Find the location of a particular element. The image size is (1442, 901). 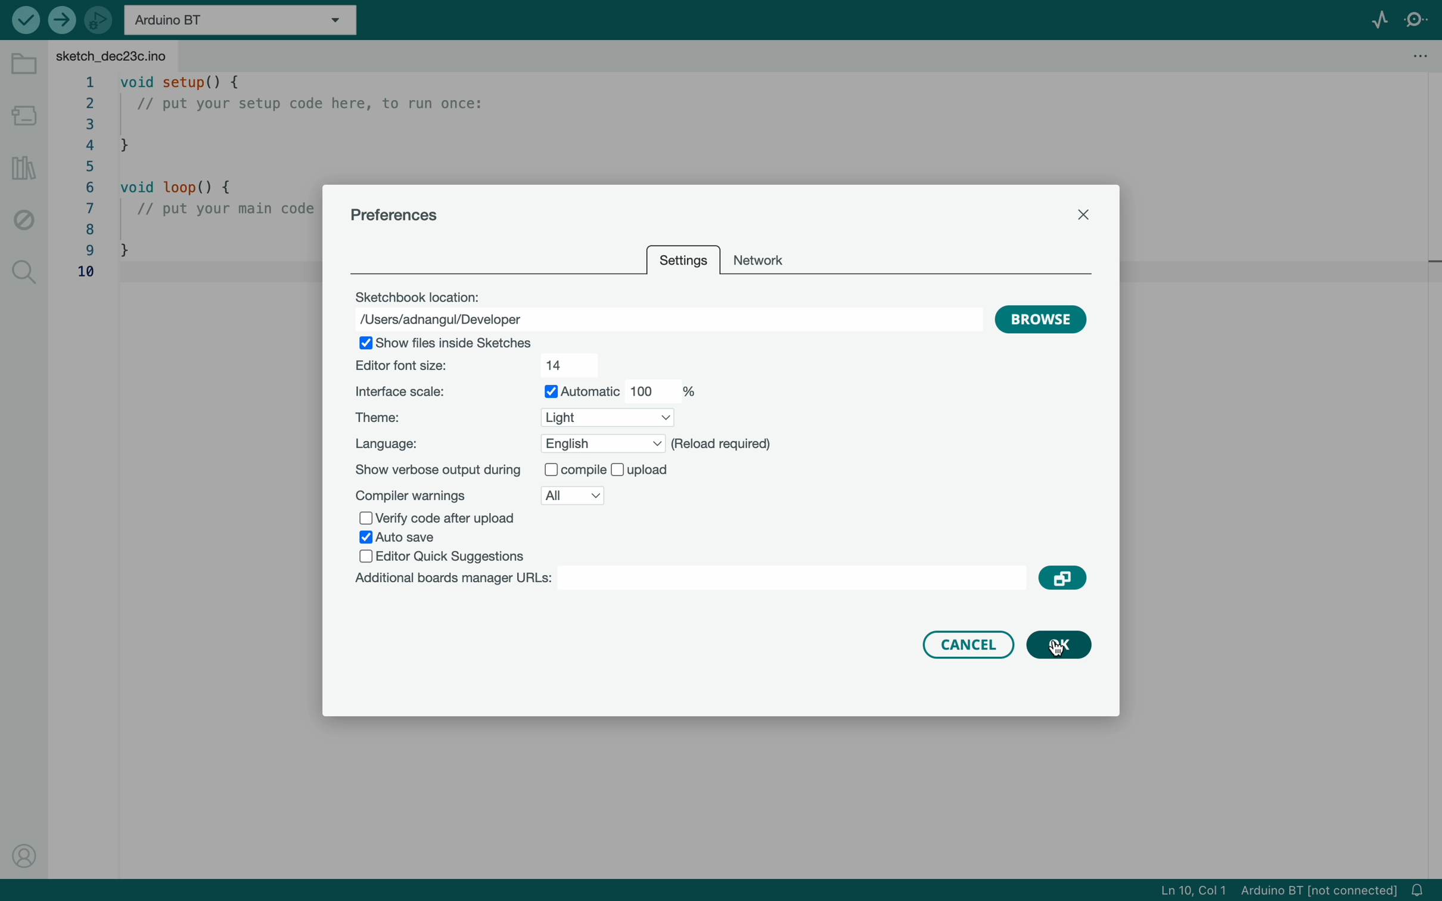

network is located at coordinates (770, 259).